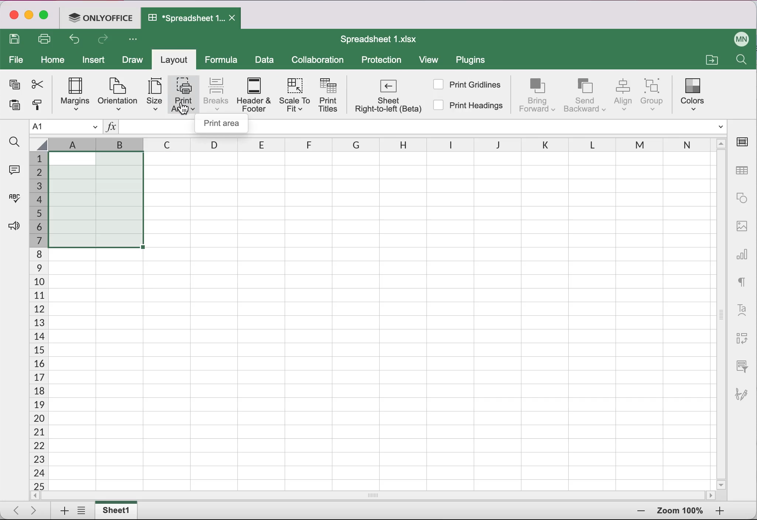  What do you see at coordinates (722, 311) in the screenshot?
I see `vertical slider` at bounding box center [722, 311].